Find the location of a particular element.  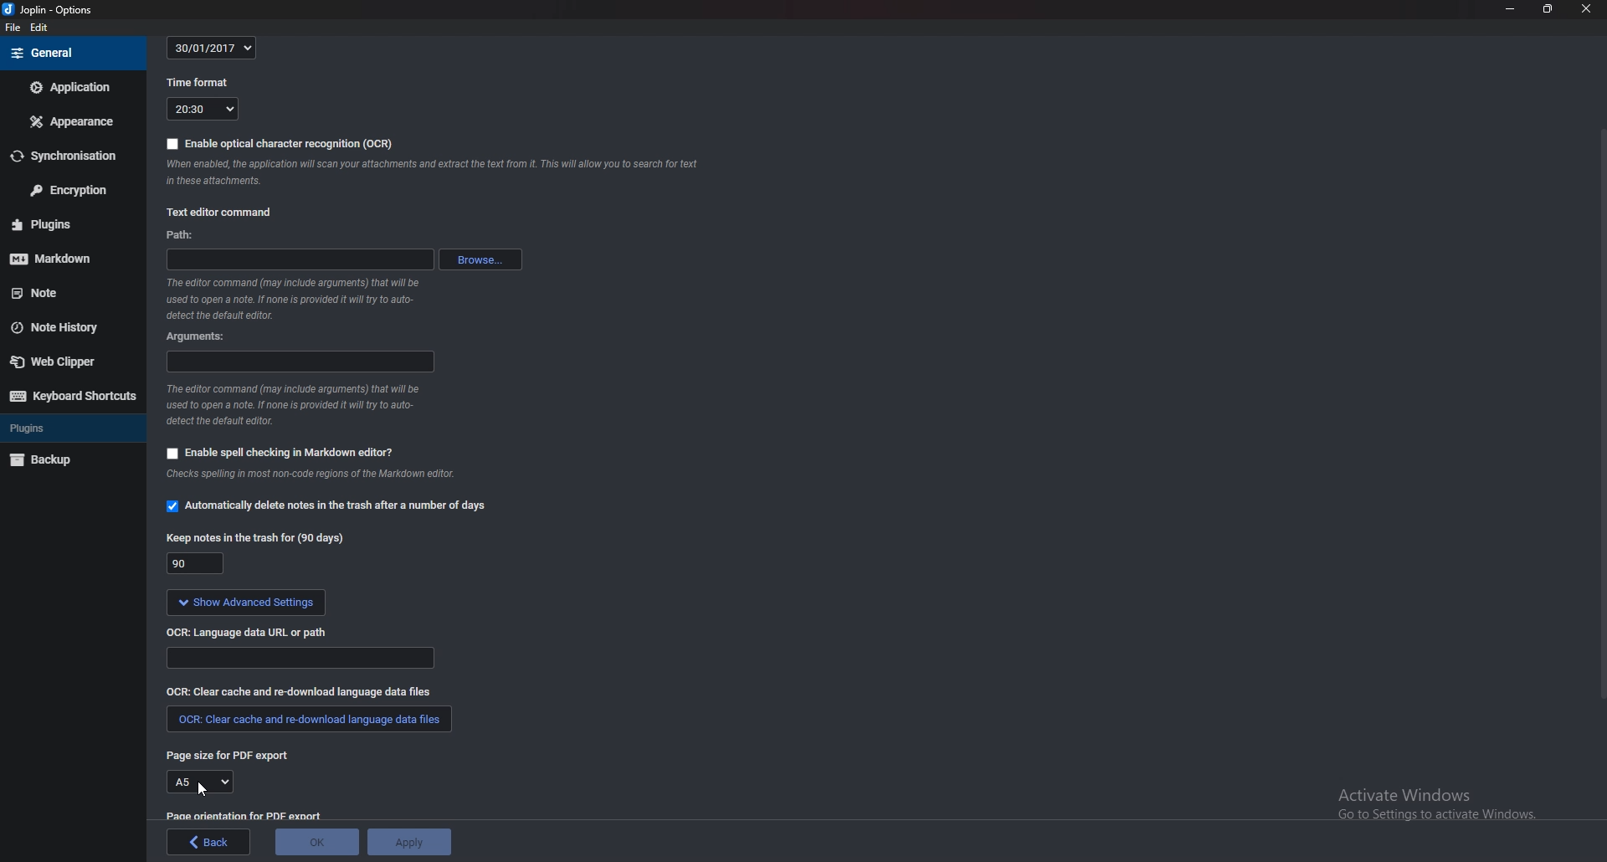

Apply is located at coordinates (412, 840).